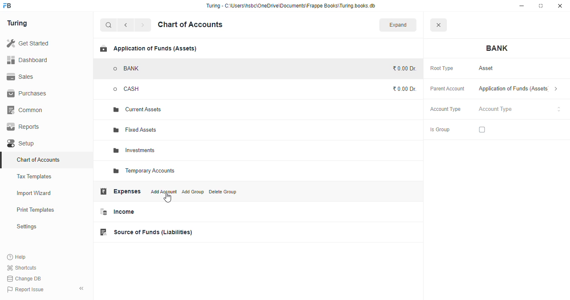  I want to click on application of funds (assets), so click(518, 89).